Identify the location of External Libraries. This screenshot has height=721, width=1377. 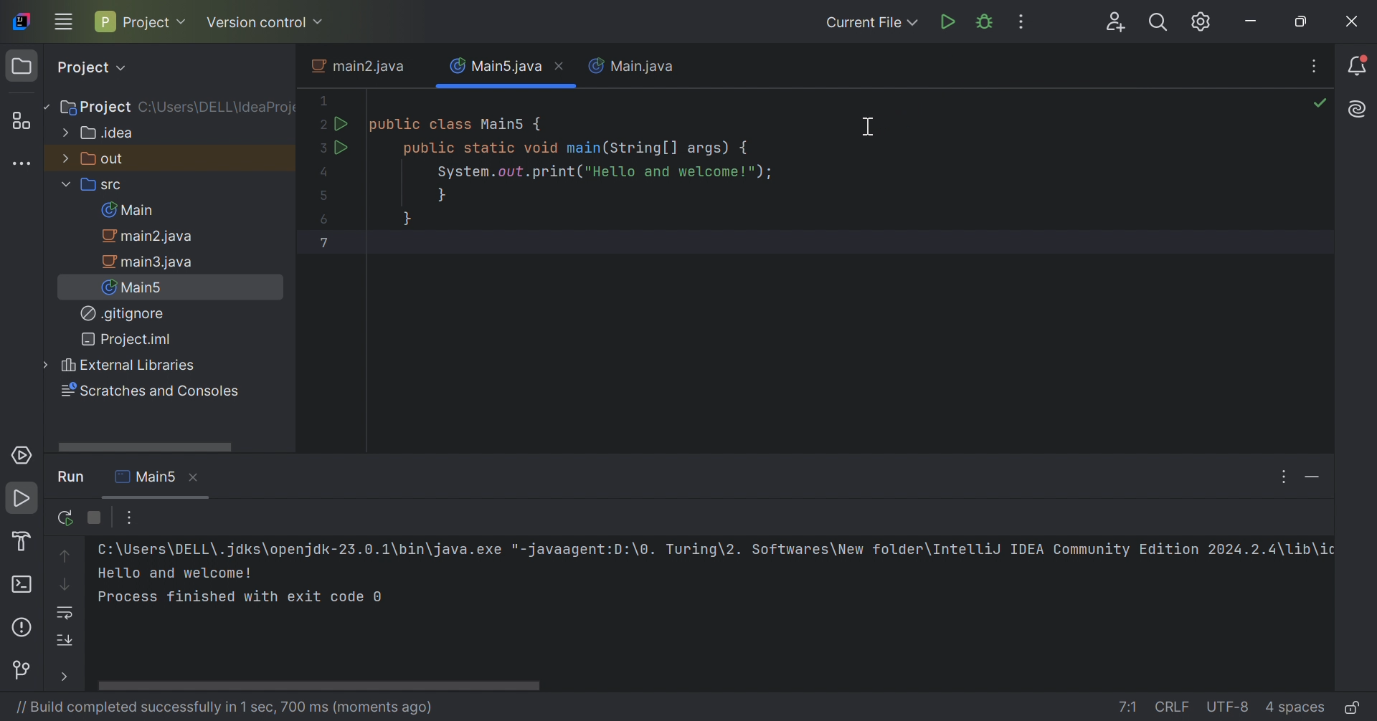
(125, 364).